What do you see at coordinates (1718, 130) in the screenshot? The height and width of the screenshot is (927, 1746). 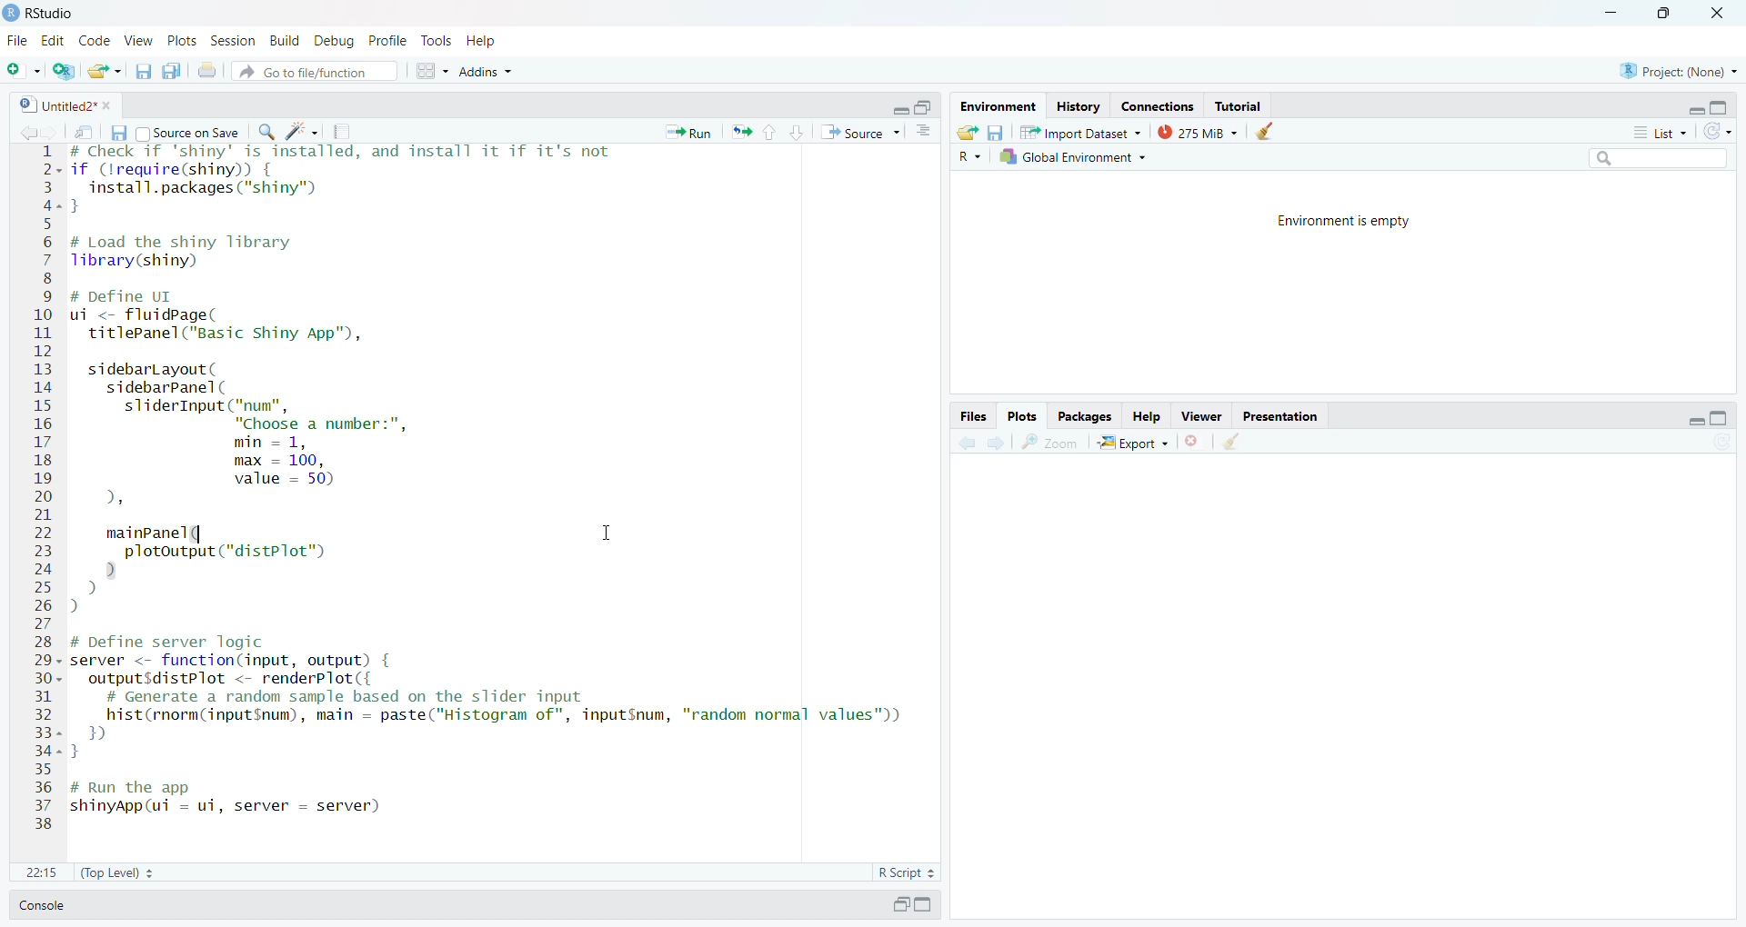 I see `refresh` at bounding box center [1718, 130].